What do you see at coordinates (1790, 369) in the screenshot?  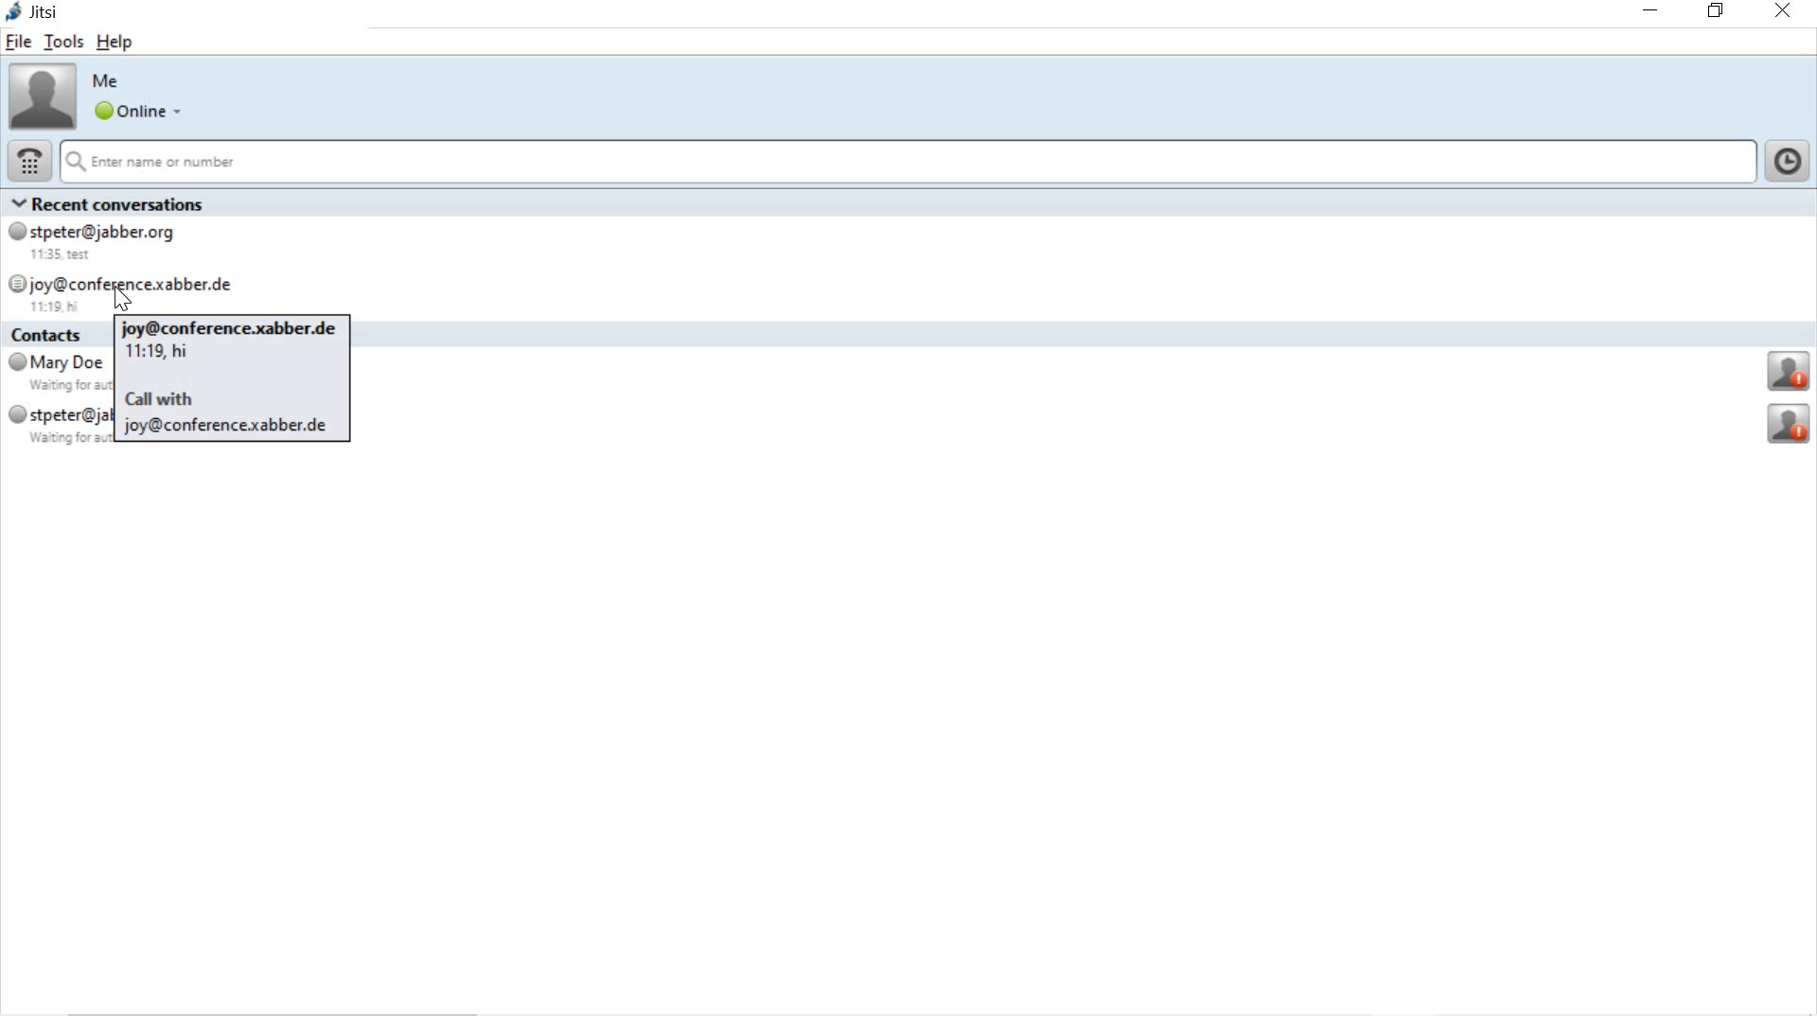 I see `profile` at bounding box center [1790, 369].